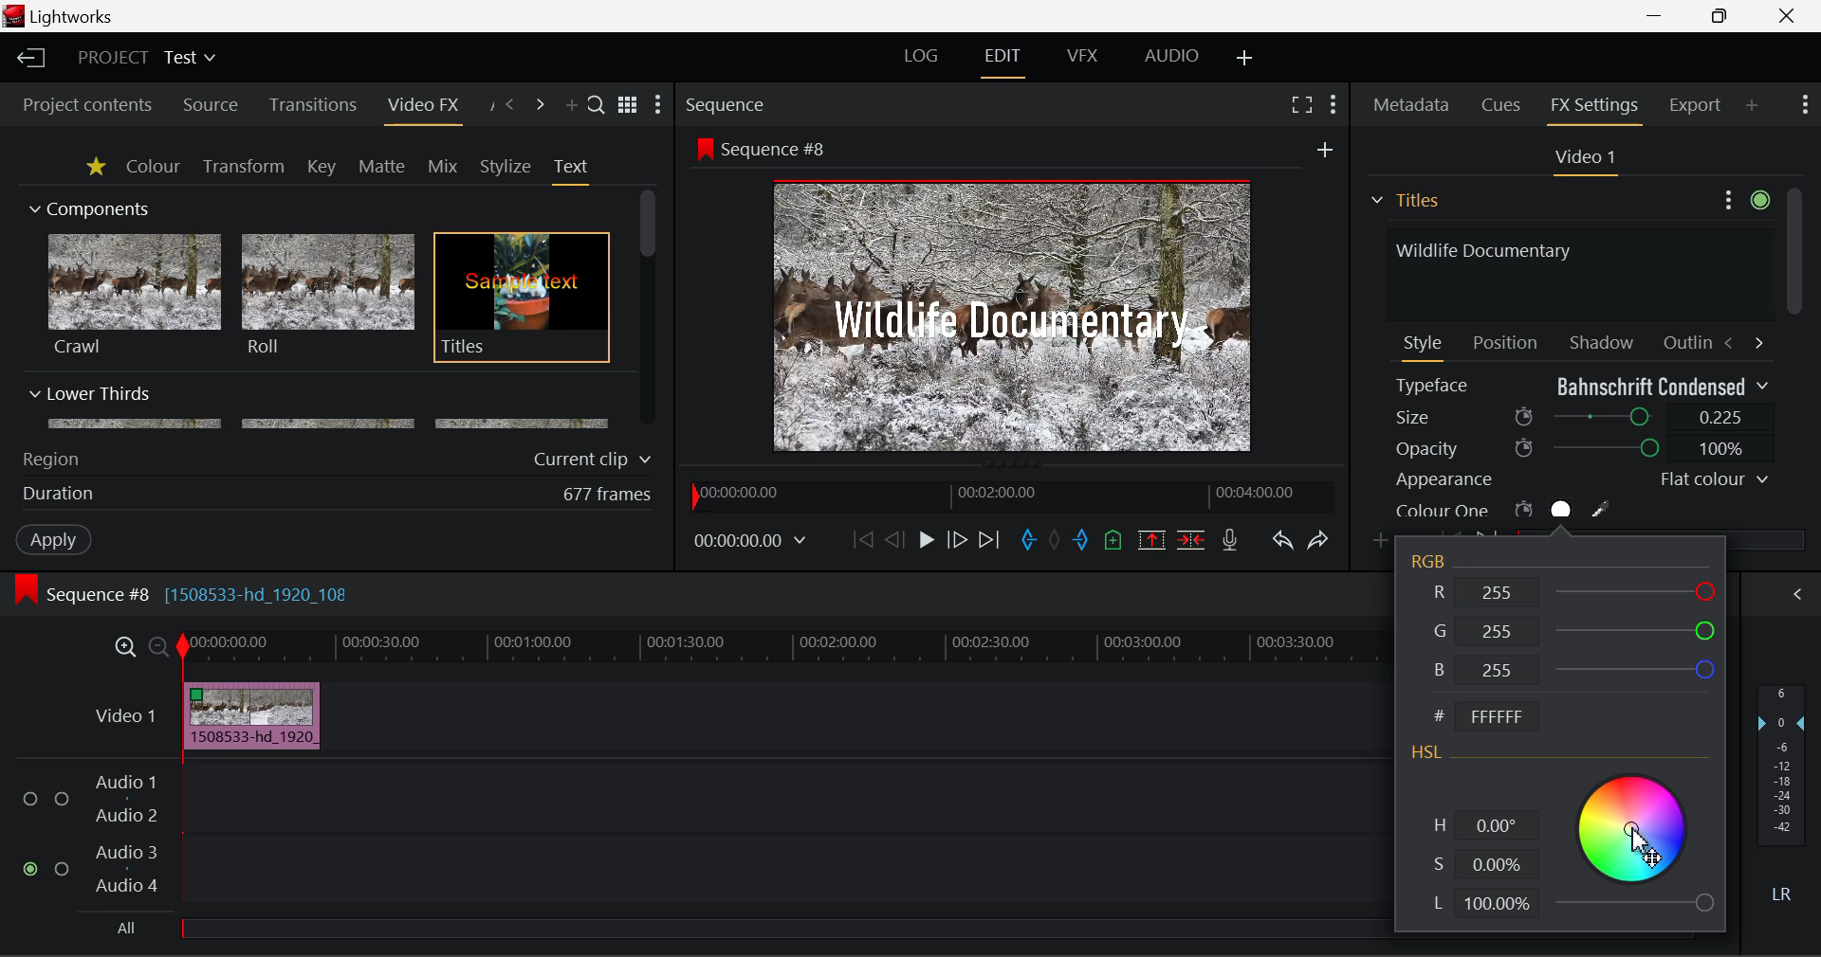  What do you see at coordinates (506, 167) in the screenshot?
I see `Stylize` at bounding box center [506, 167].